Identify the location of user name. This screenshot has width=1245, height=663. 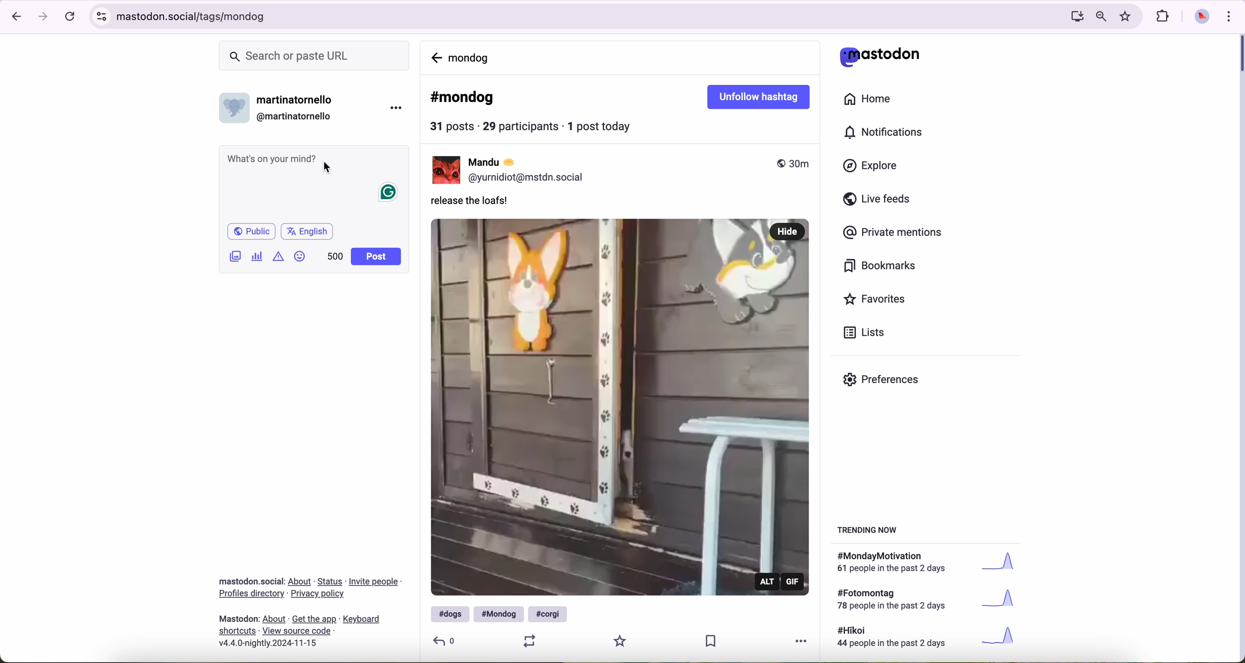
(500, 162).